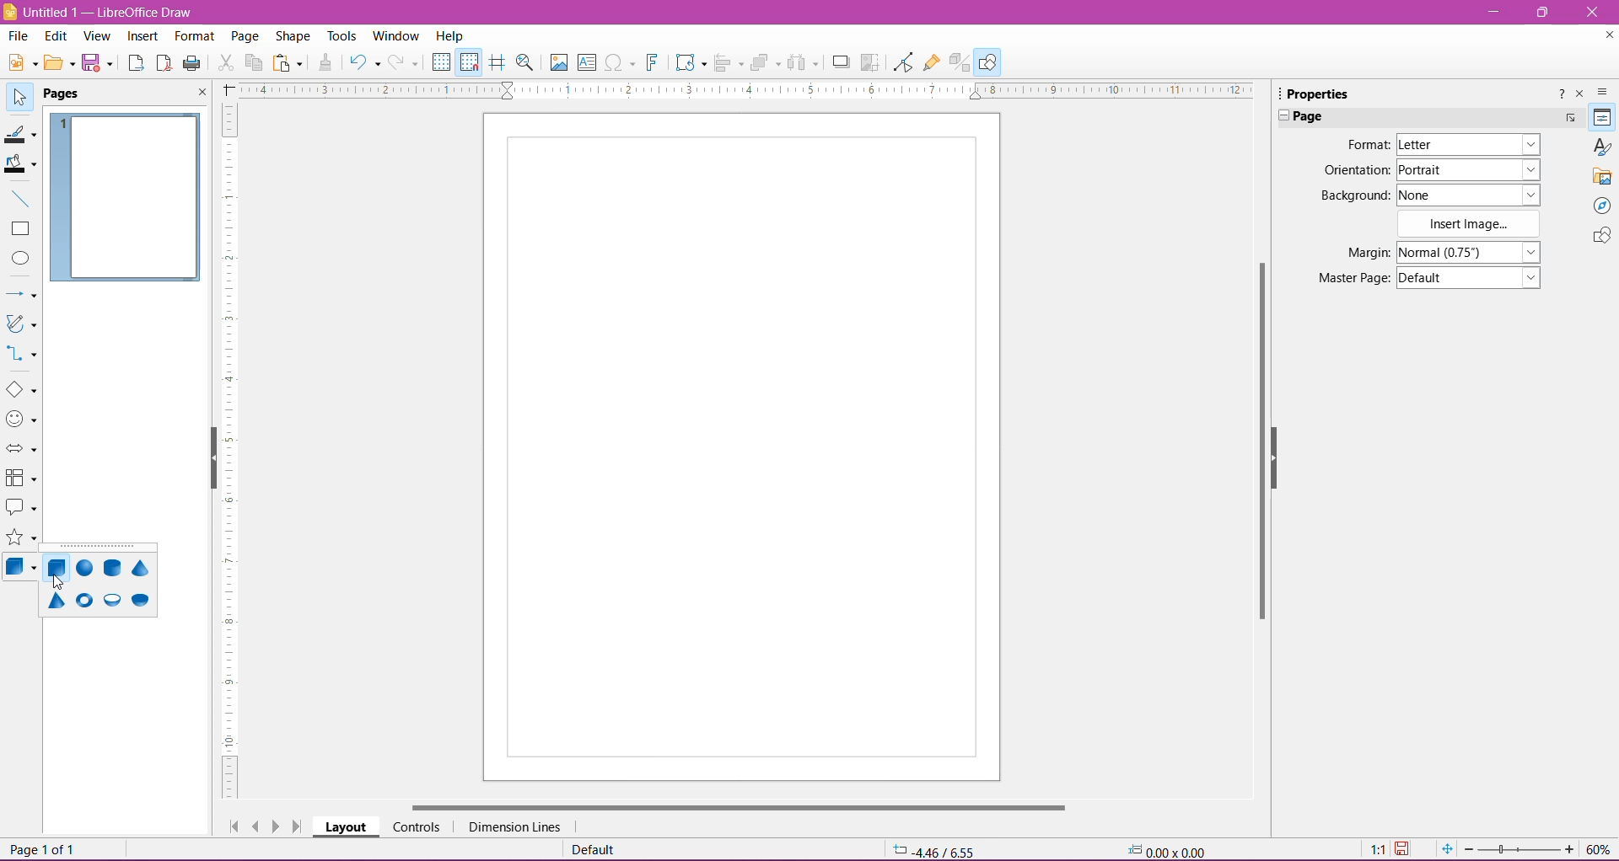  I want to click on Show Gluepoint Functions, so click(933, 63).